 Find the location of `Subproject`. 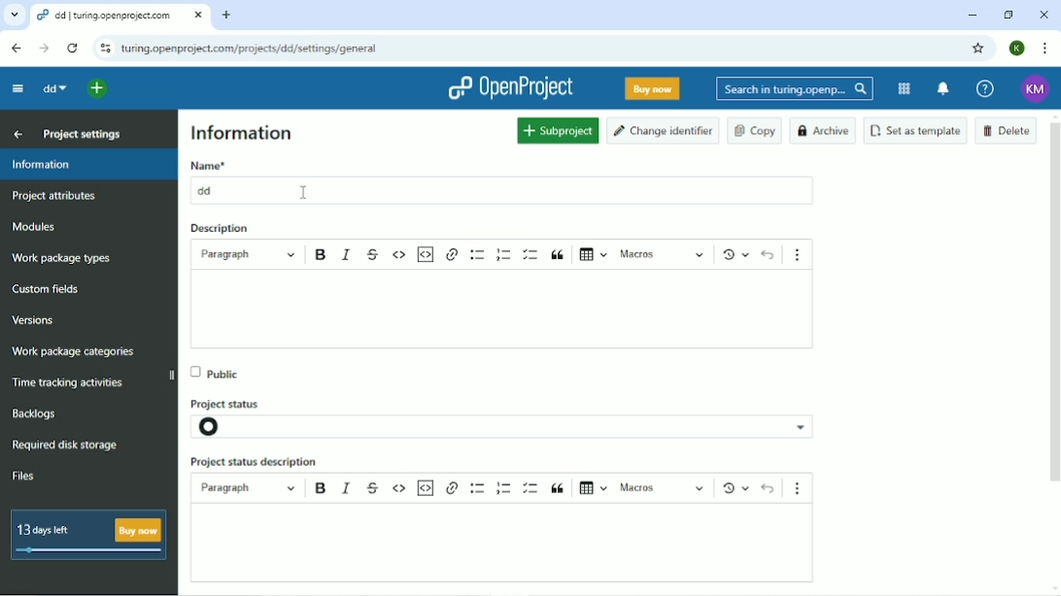

Subproject is located at coordinates (558, 130).